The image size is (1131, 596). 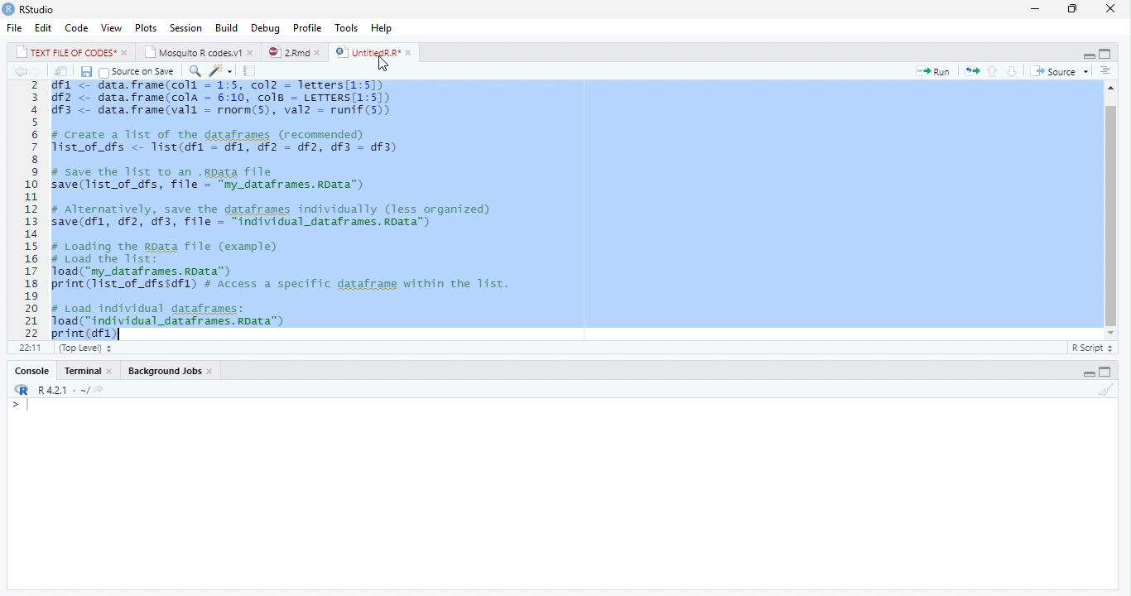 What do you see at coordinates (383, 65) in the screenshot?
I see `Mouse Cursor` at bounding box center [383, 65].